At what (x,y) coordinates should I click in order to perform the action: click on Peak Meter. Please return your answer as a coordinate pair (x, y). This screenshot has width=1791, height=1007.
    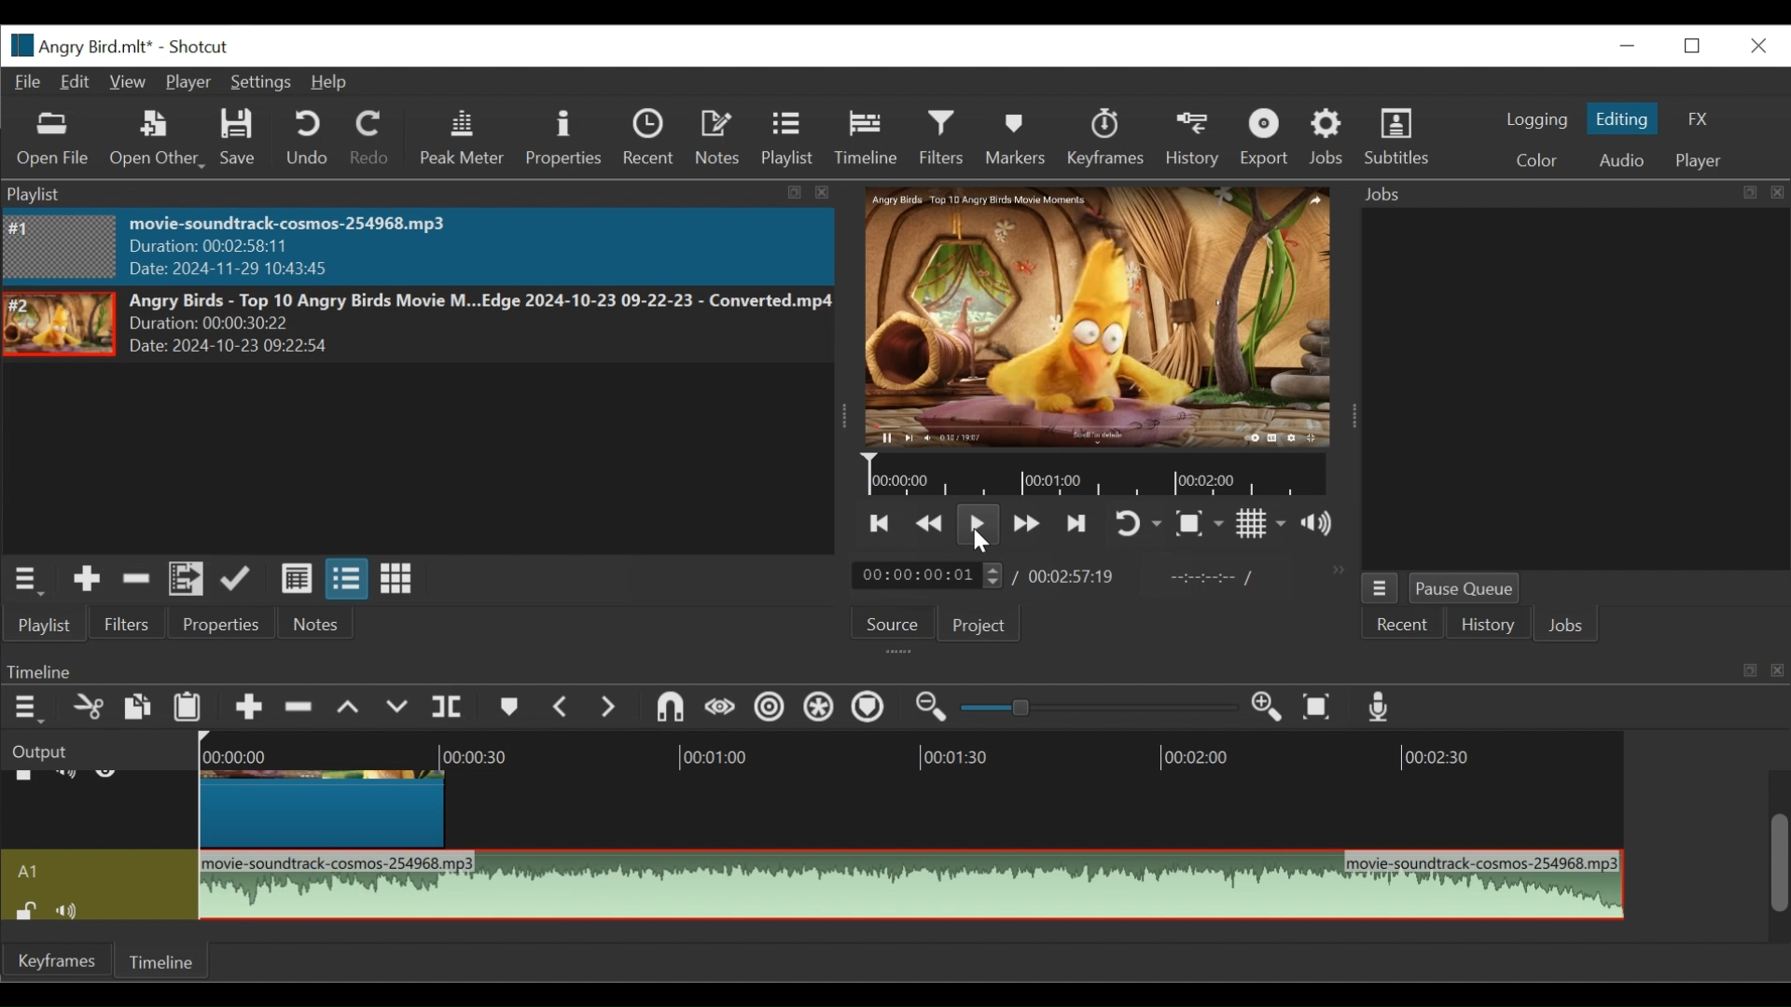
    Looking at the image, I should click on (462, 140).